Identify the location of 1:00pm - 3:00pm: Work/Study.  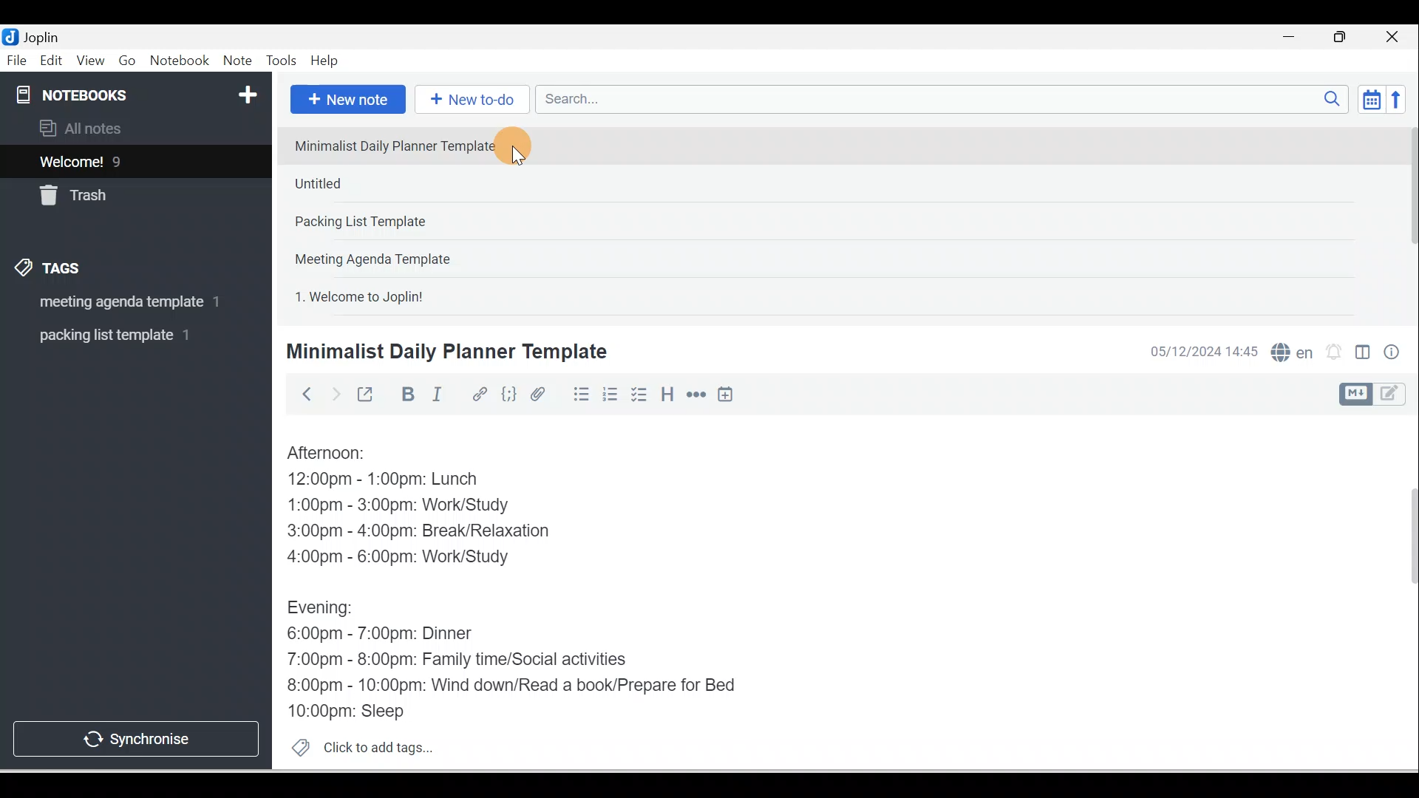
(398, 506).